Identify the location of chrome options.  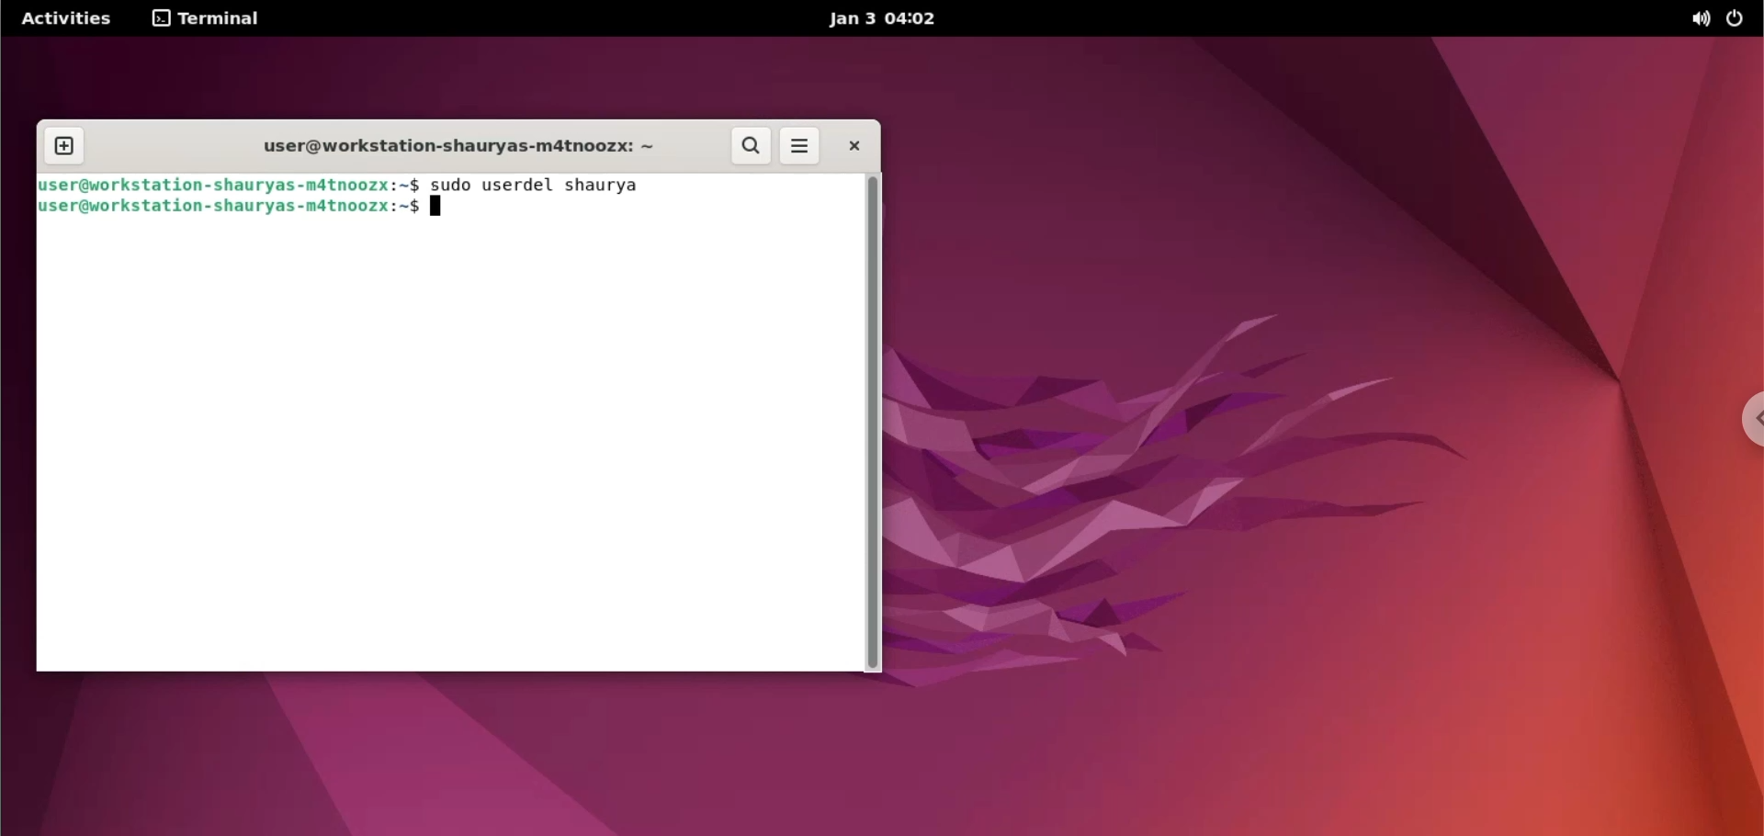
(1736, 415).